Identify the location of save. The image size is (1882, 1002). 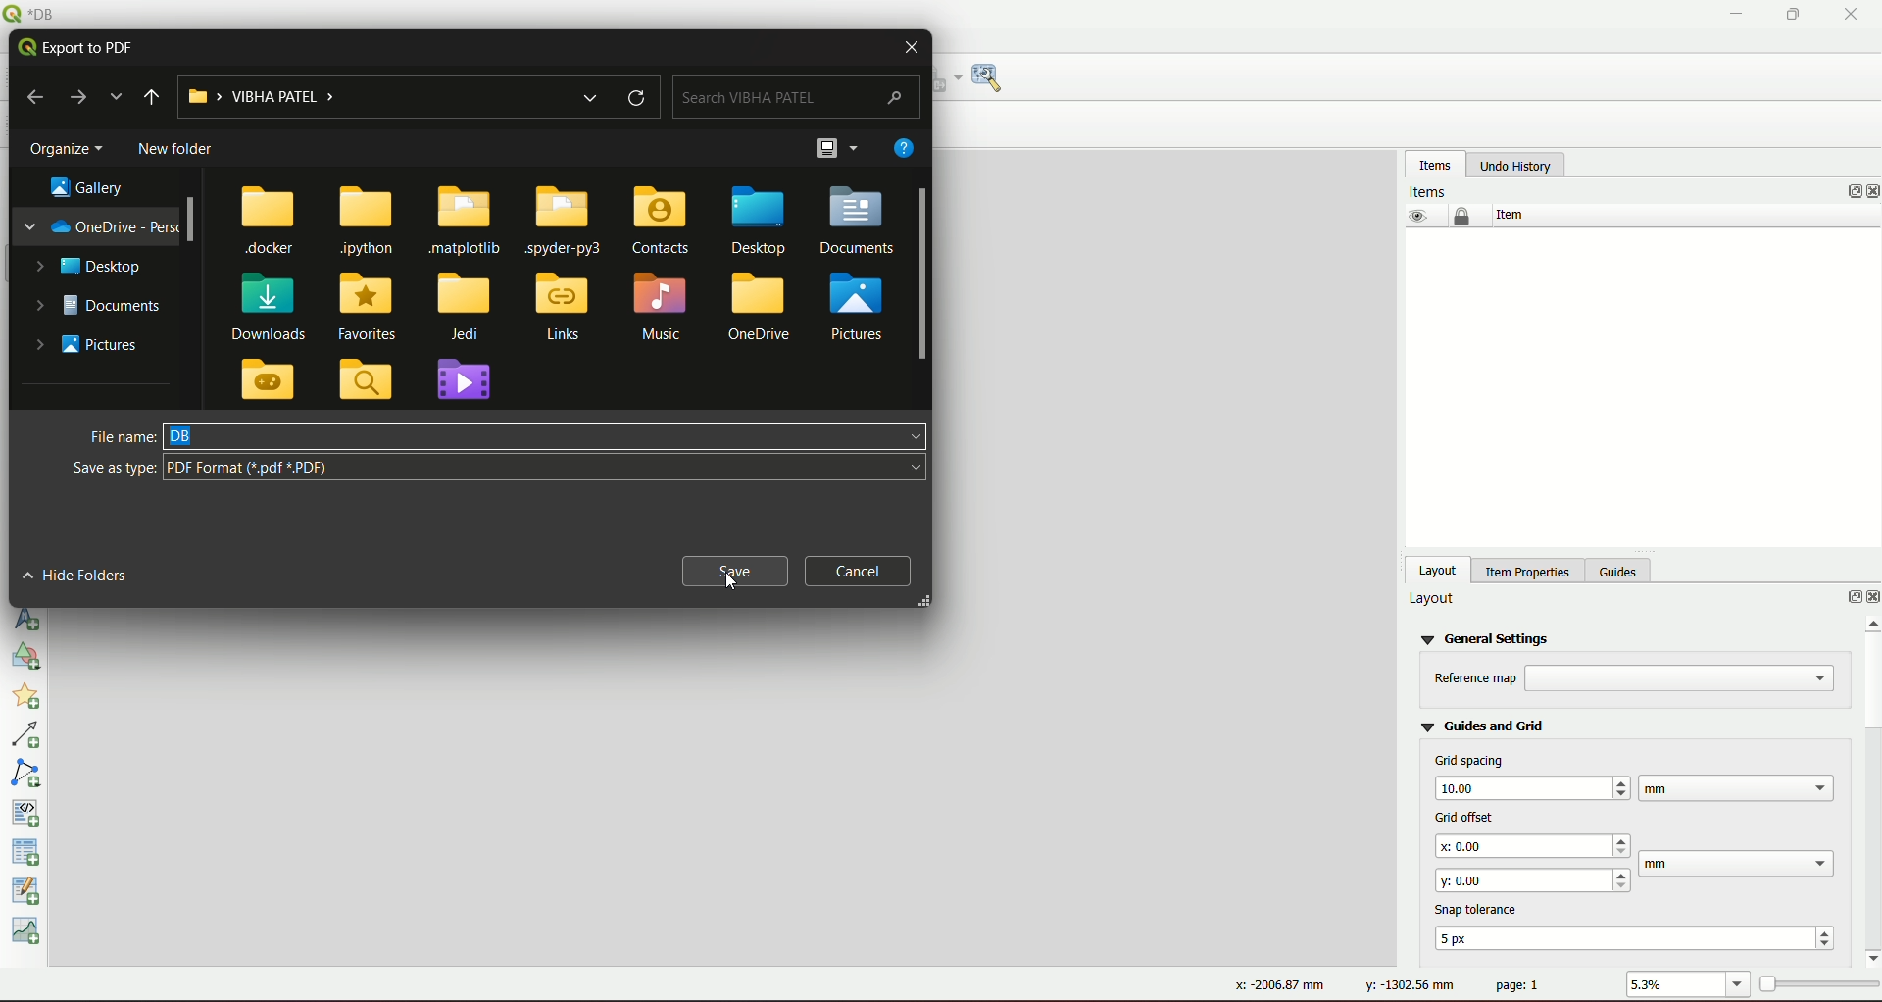
(734, 569).